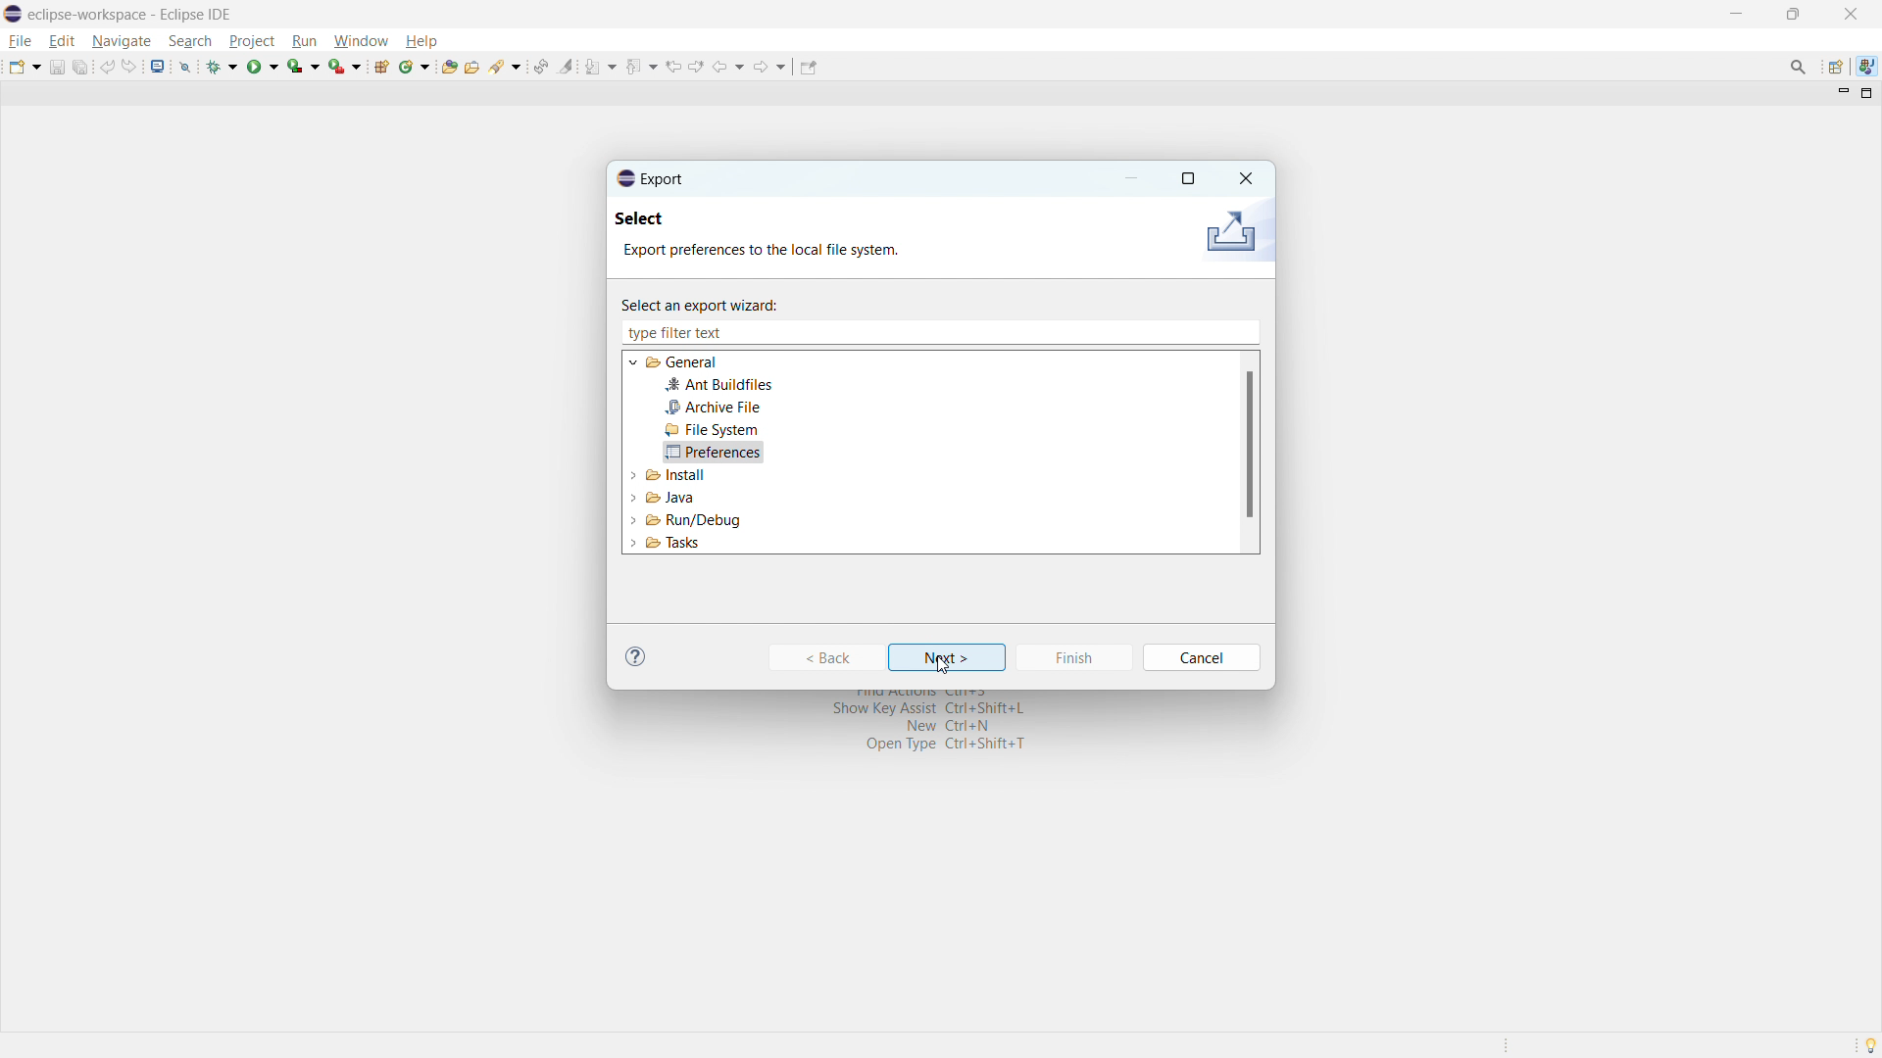  Describe the element at coordinates (22, 41) in the screenshot. I see `file` at that location.